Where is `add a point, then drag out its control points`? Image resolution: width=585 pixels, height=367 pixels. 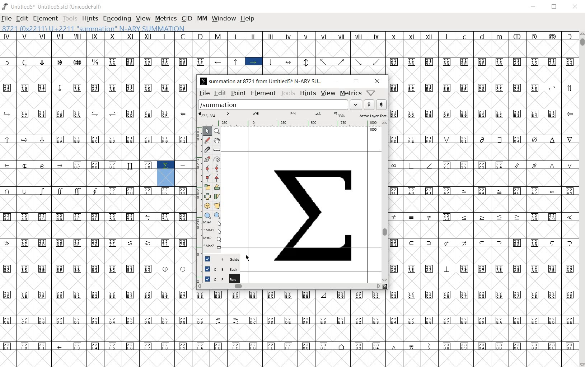
add a point, then drag out its control points is located at coordinates (207, 159).